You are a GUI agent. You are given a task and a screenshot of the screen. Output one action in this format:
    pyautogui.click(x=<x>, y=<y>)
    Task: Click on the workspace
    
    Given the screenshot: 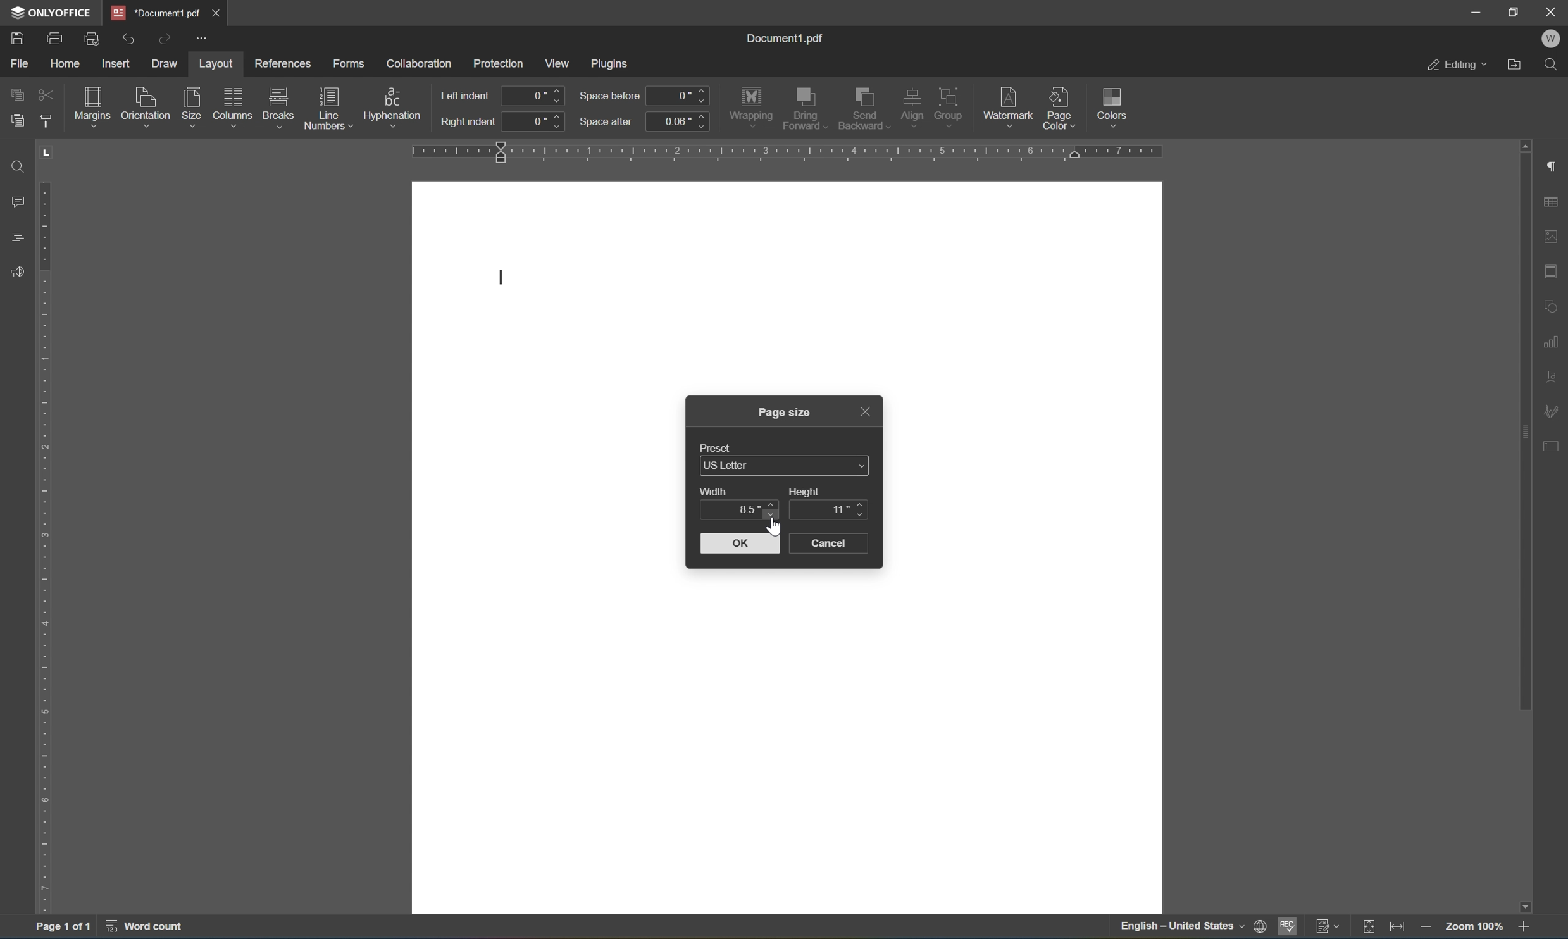 What is the action you would take?
    pyautogui.click(x=788, y=283)
    